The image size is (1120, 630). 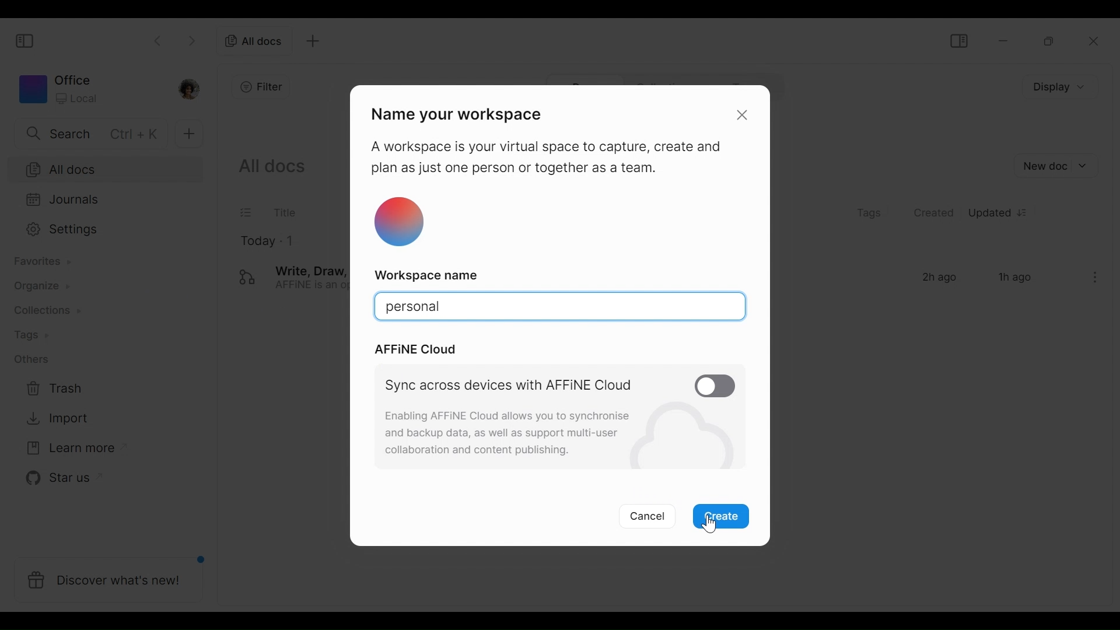 I want to click on ellipsis, so click(x=1091, y=276).